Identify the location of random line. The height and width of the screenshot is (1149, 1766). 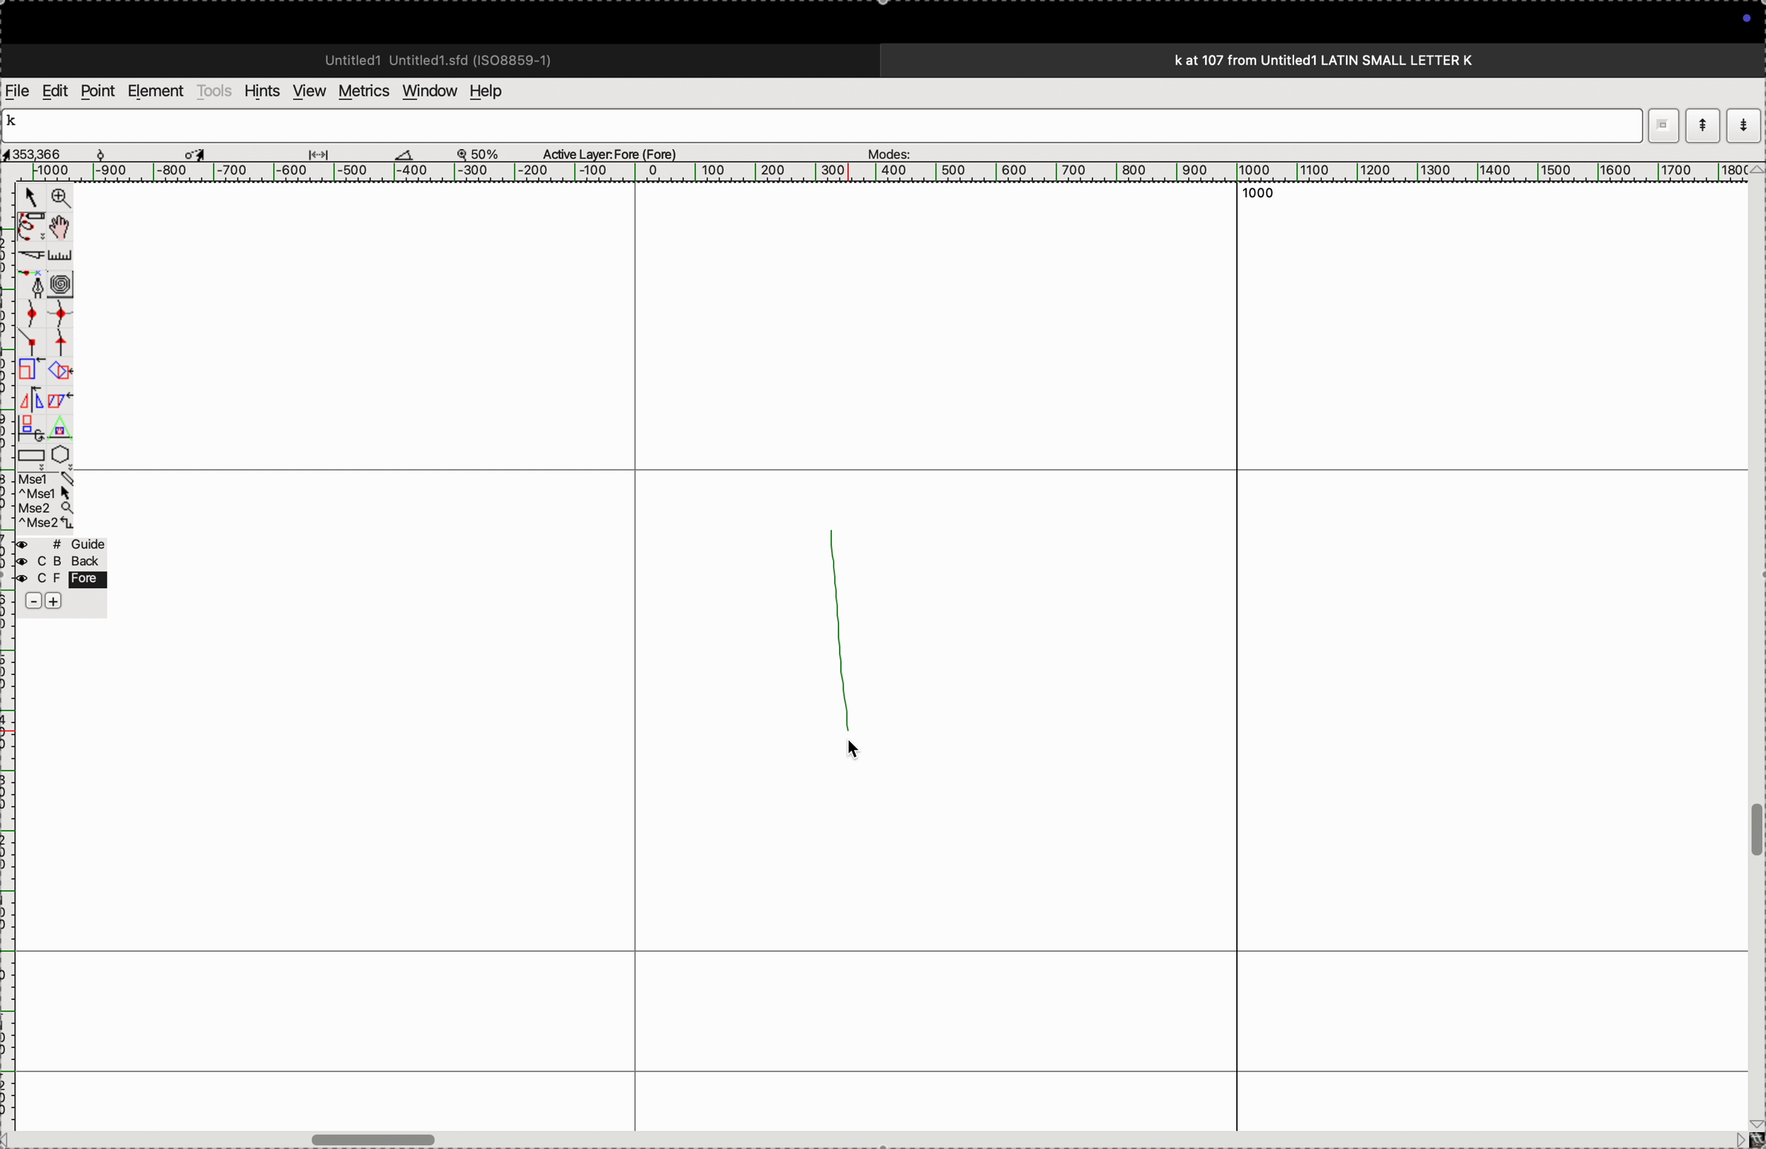
(842, 623).